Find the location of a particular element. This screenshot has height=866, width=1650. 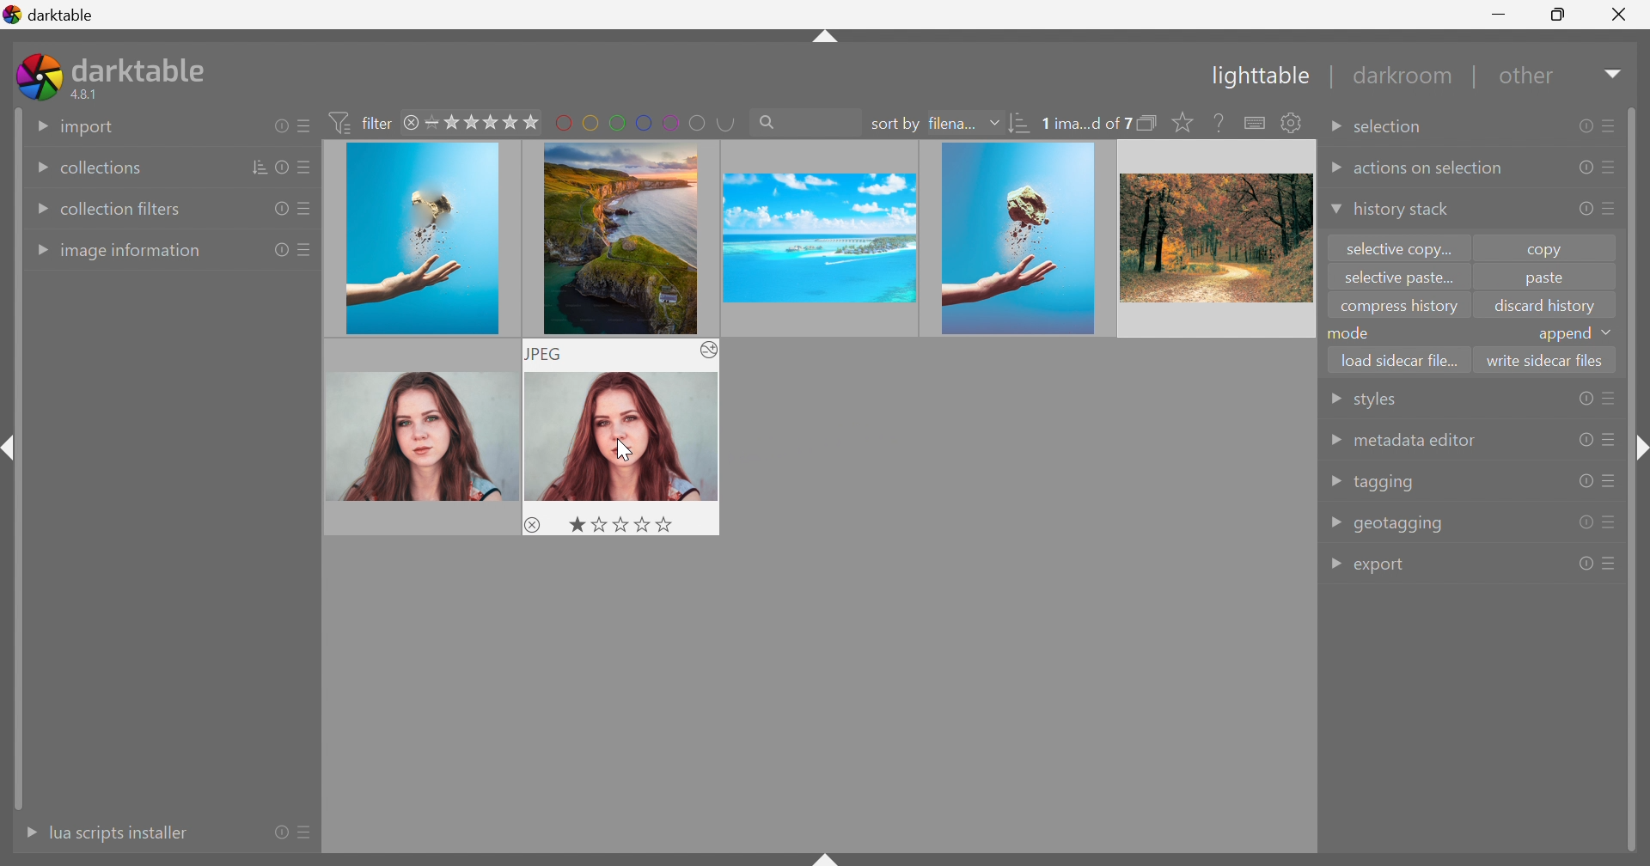

sort is located at coordinates (1020, 125).